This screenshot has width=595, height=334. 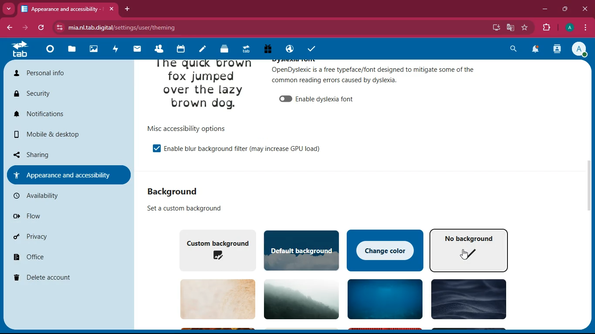 What do you see at coordinates (70, 50) in the screenshot?
I see `files` at bounding box center [70, 50].